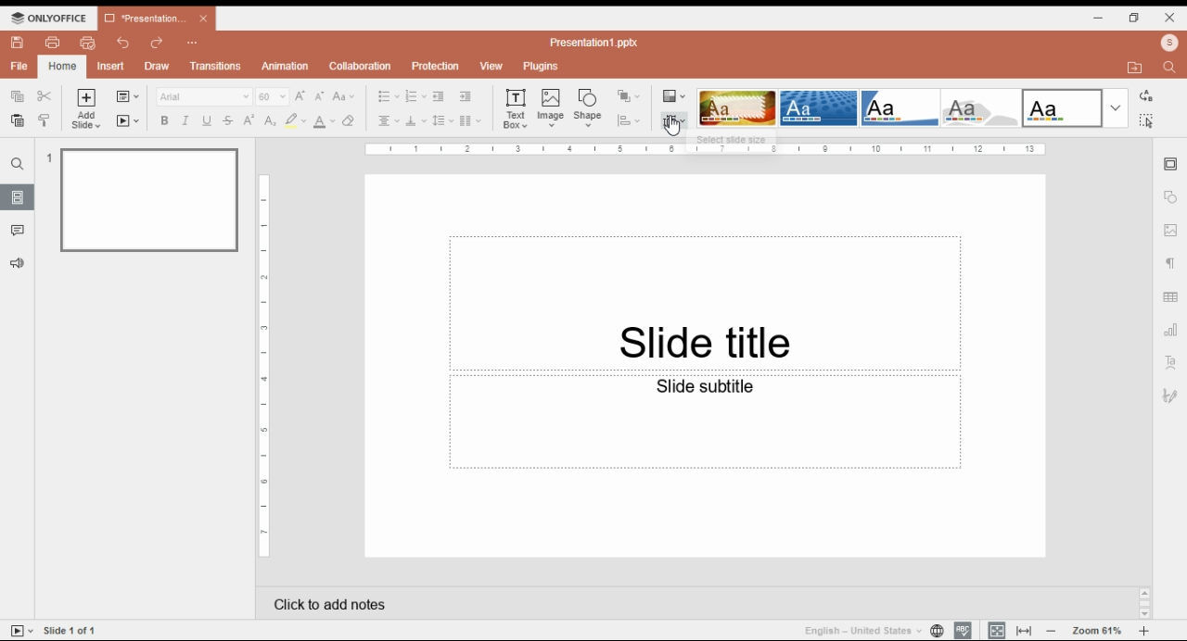  What do you see at coordinates (984, 108) in the screenshot?
I see `slide them option` at bounding box center [984, 108].